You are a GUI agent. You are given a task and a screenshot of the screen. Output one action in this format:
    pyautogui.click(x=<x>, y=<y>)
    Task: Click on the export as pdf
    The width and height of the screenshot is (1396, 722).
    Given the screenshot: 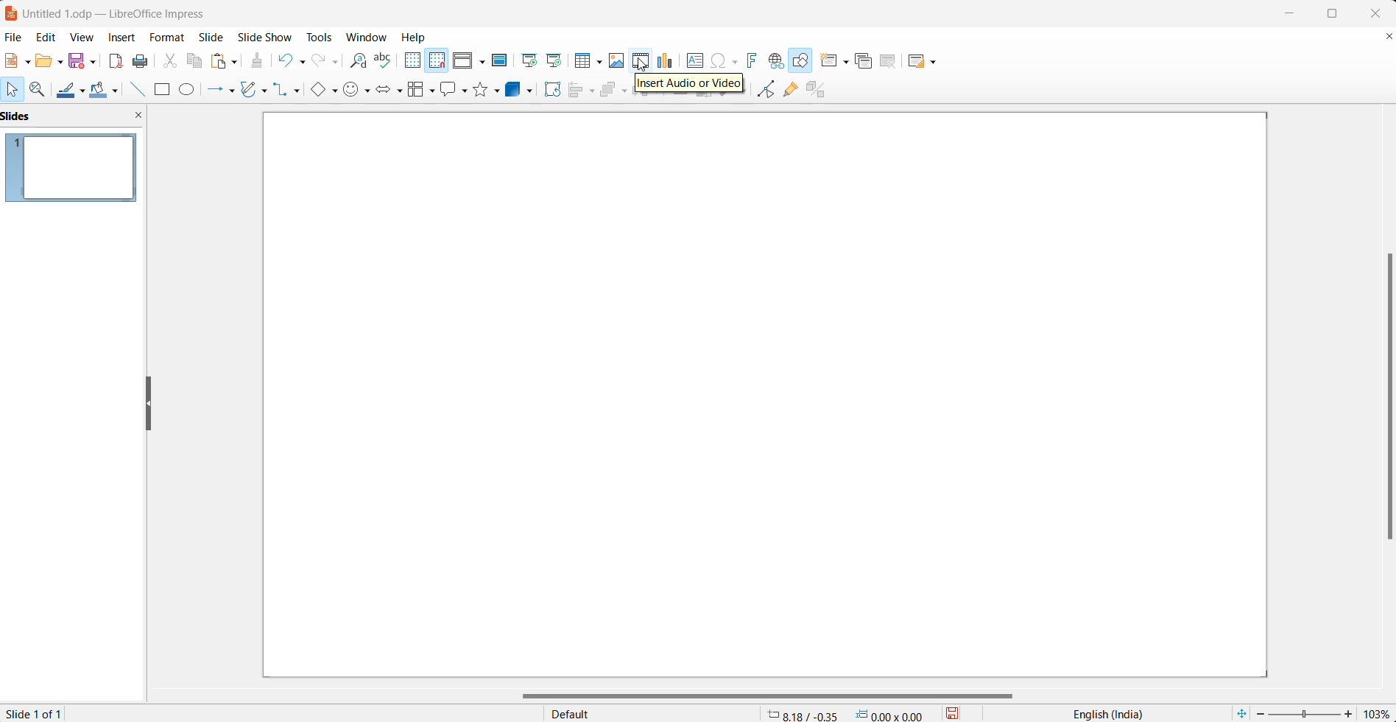 What is the action you would take?
    pyautogui.click(x=116, y=61)
    